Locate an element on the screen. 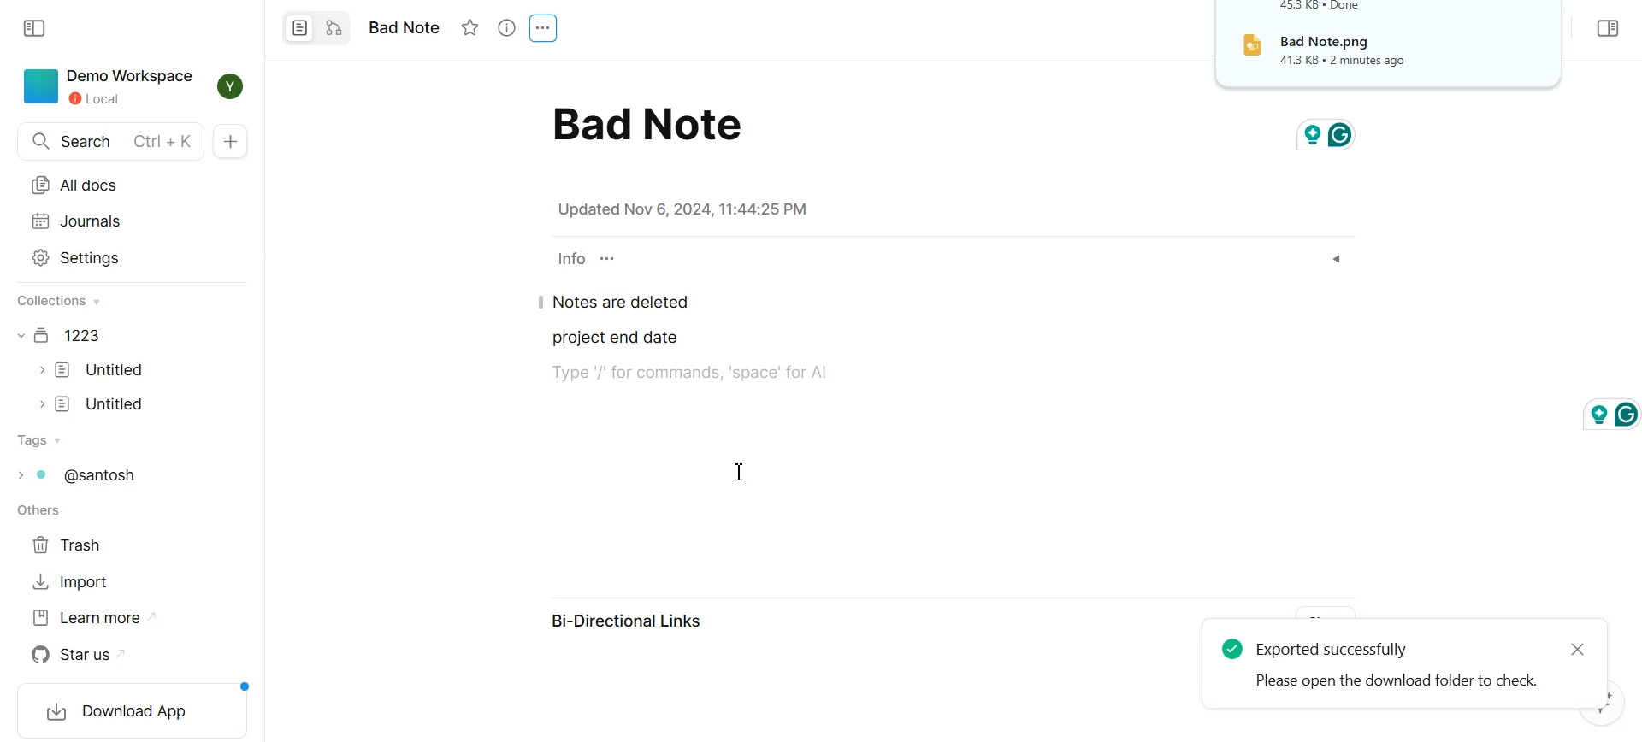  Demo Workspace is located at coordinates (104, 86).